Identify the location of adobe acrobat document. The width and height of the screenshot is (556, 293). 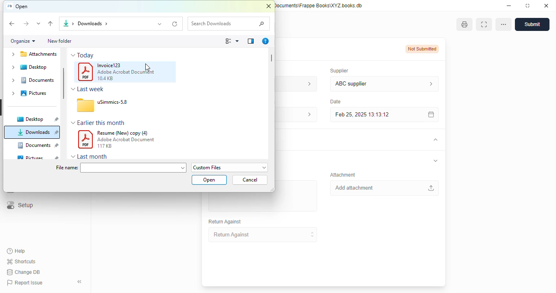
(126, 140).